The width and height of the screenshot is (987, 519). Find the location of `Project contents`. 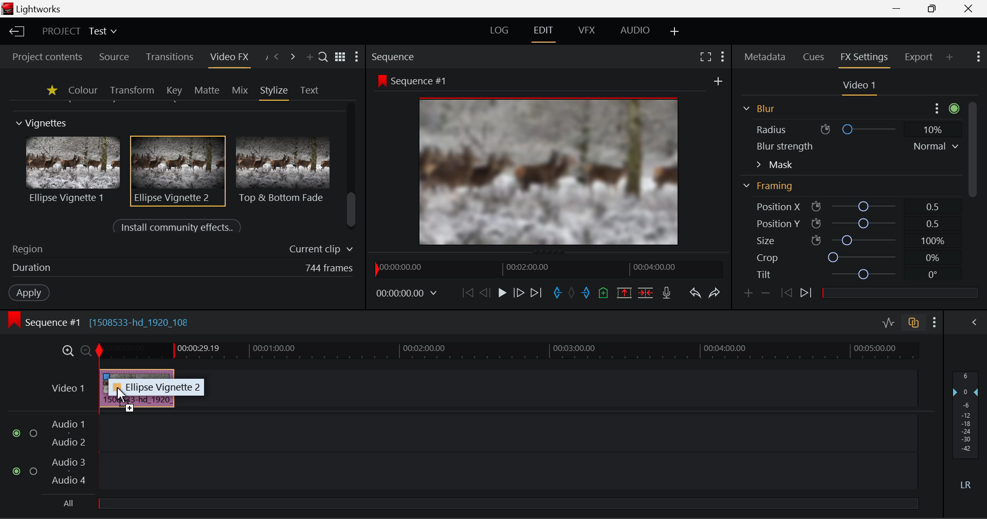

Project contents is located at coordinates (47, 57).